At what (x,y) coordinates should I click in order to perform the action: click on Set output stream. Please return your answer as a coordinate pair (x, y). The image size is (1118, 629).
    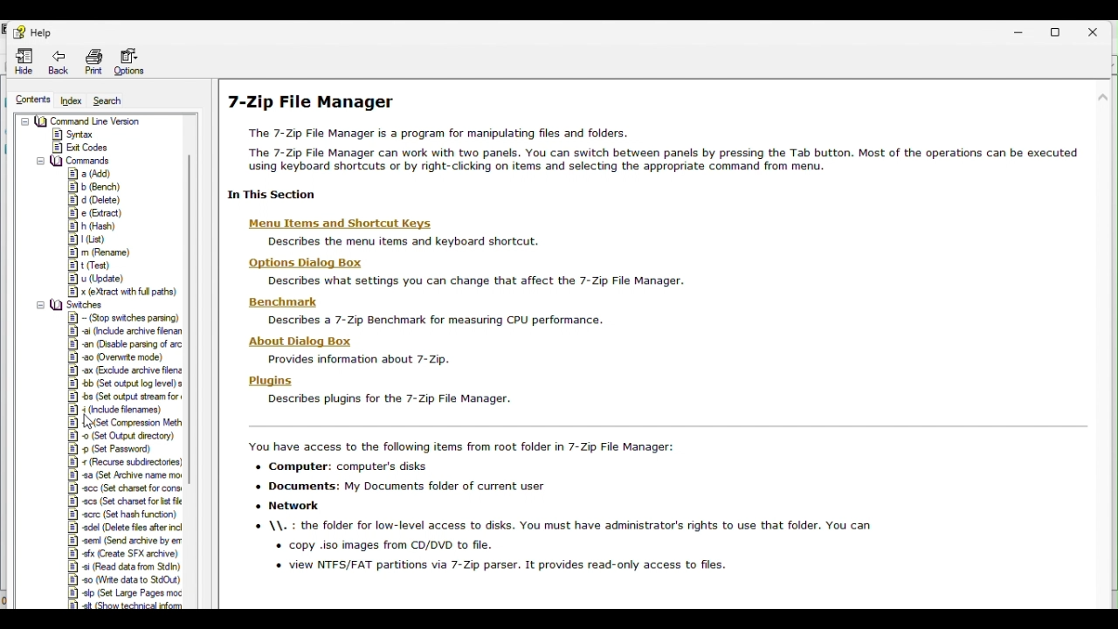
    Looking at the image, I should click on (125, 397).